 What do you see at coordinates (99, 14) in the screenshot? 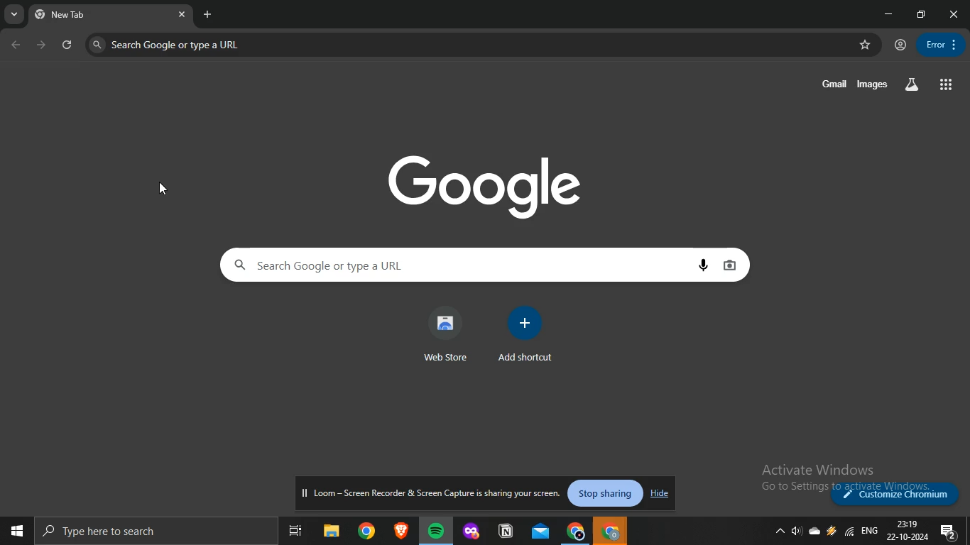
I see `current tab` at bounding box center [99, 14].